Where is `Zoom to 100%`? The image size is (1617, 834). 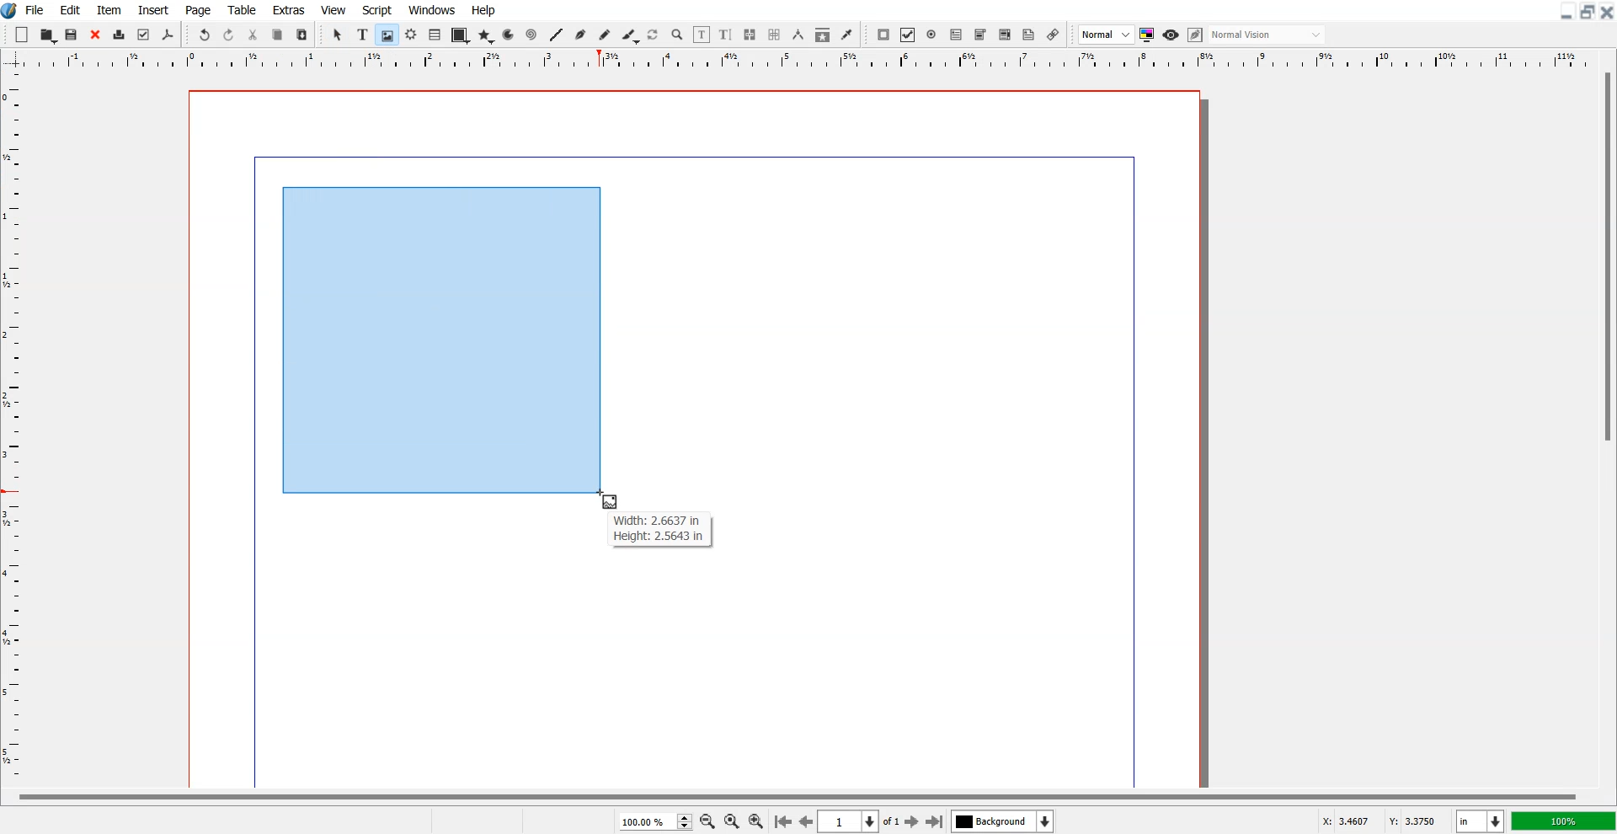 Zoom to 100% is located at coordinates (731, 821).